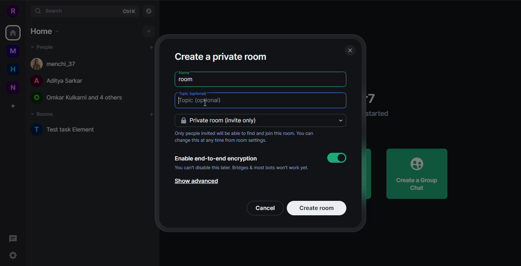 Image resolution: width=521 pixels, height=266 pixels. What do you see at coordinates (193, 93) in the screenshot?
I see `topic` at bounding box center [193, 93].